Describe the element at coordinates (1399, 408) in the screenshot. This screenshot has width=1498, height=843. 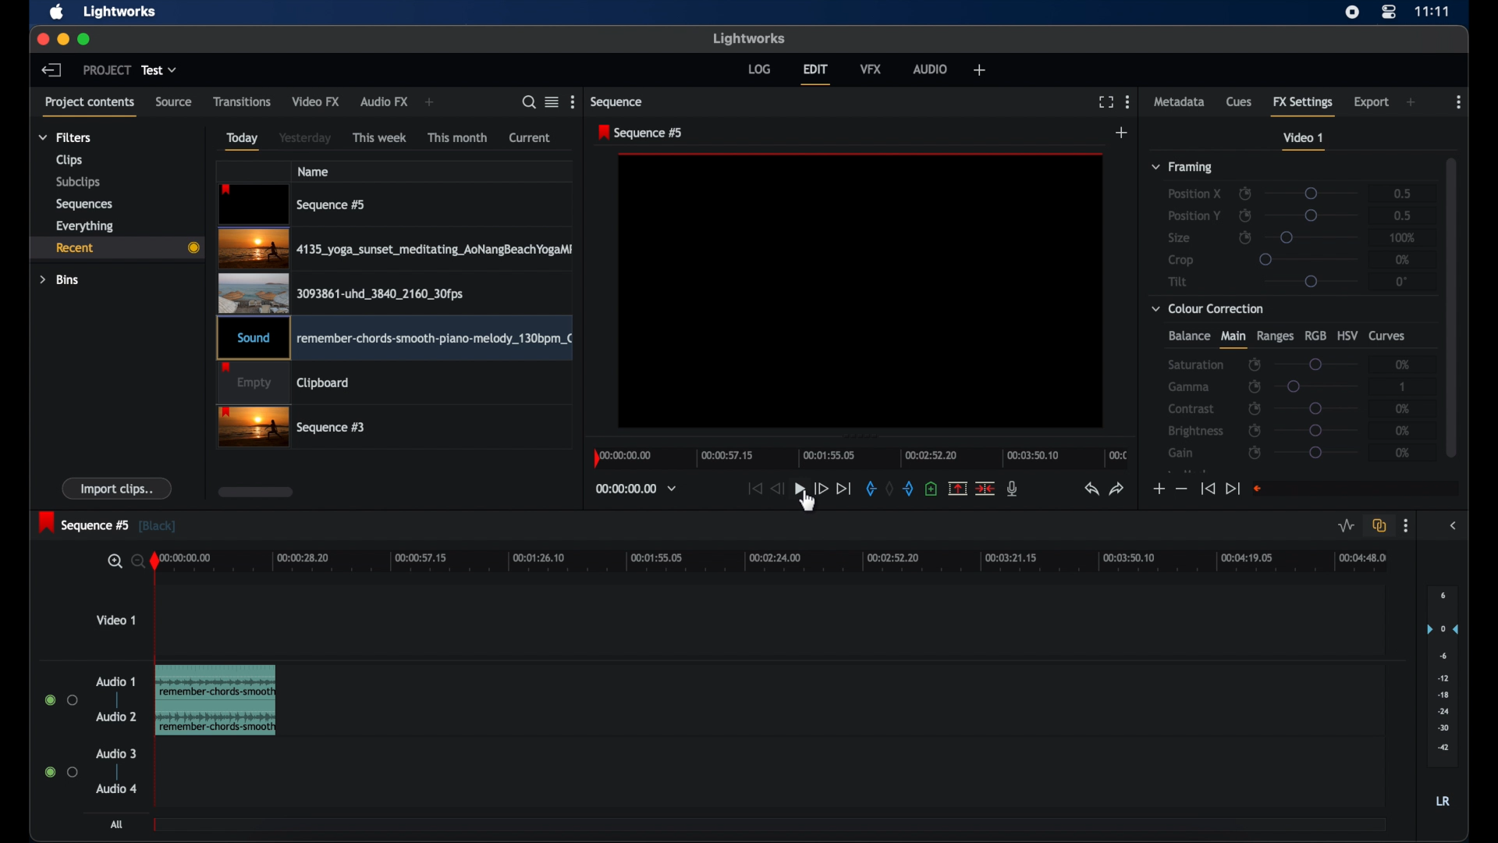
I see `0%` at that location.